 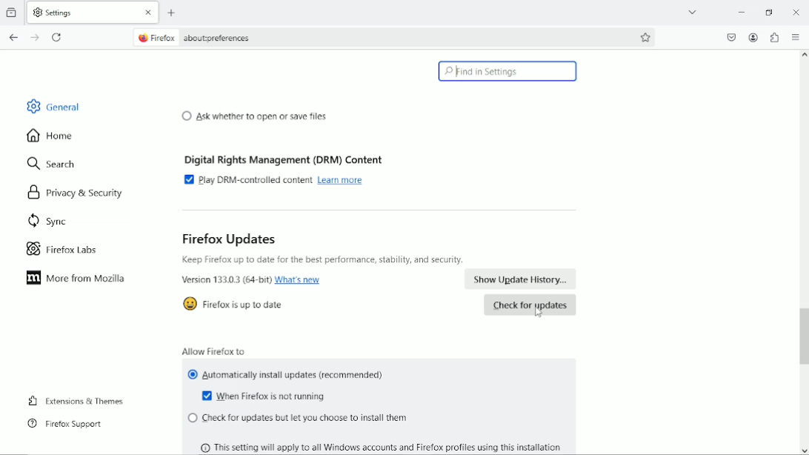 What do you see at coordinates (60, 12) in the screenshot?
I see `Settings` at bounding box center [60, 12].